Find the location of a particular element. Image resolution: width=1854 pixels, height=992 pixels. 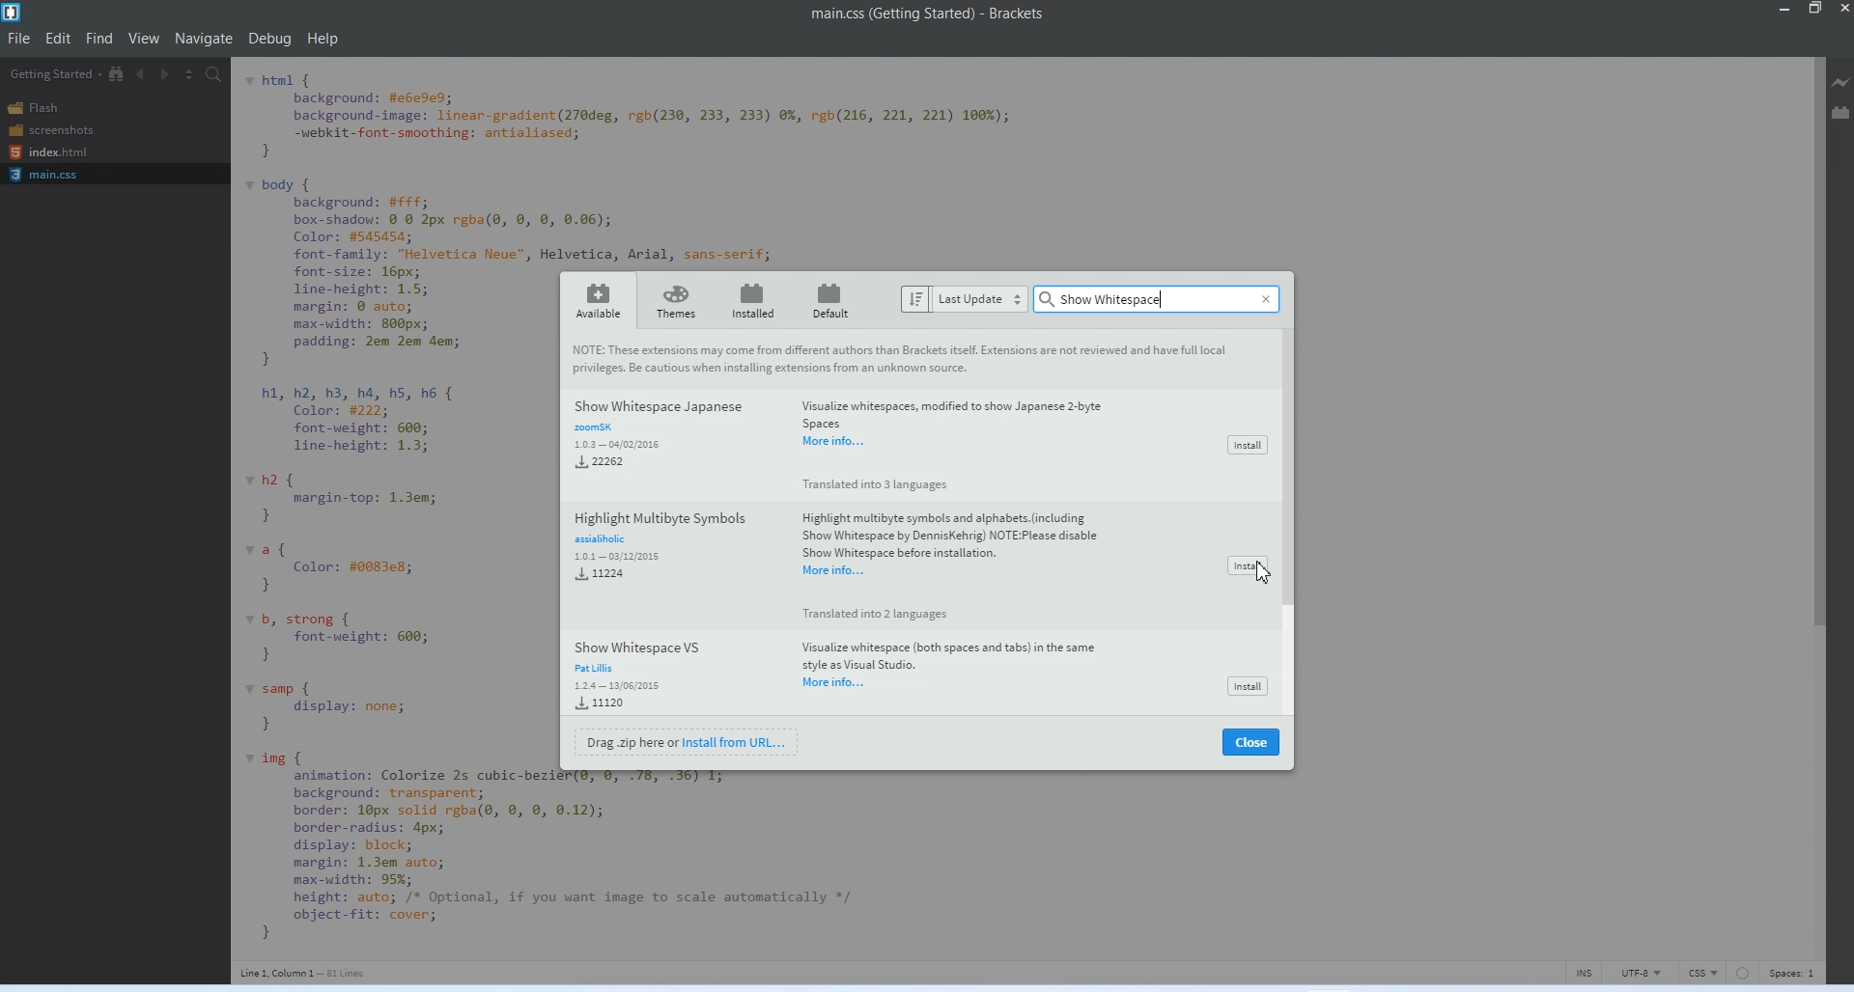

UTF-8 is located at coordinates (1643, 973).